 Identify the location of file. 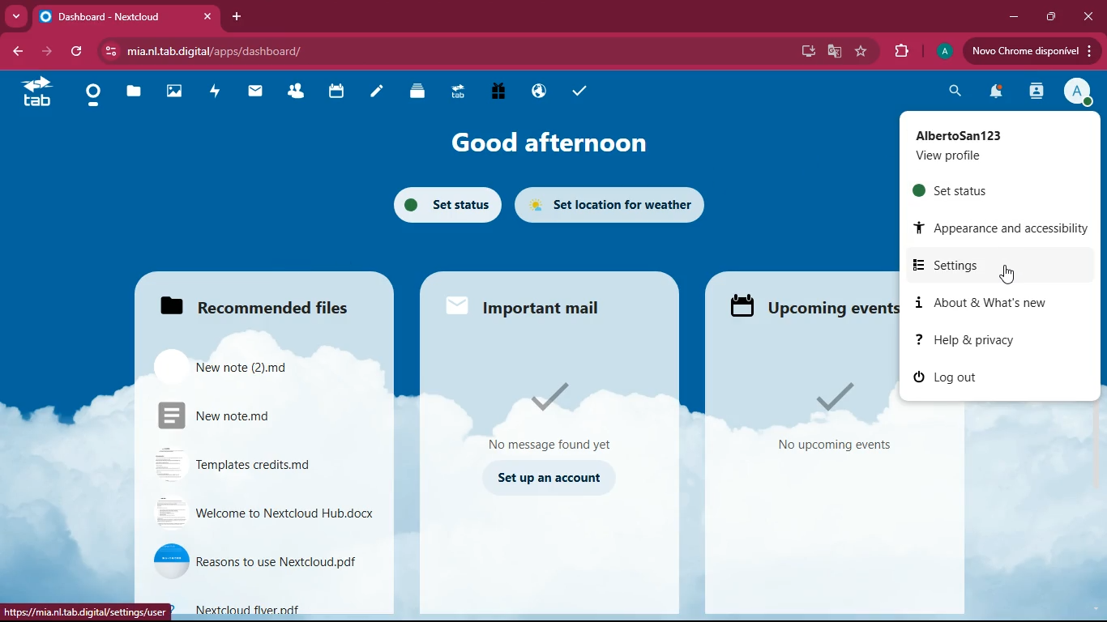
(262, 560).